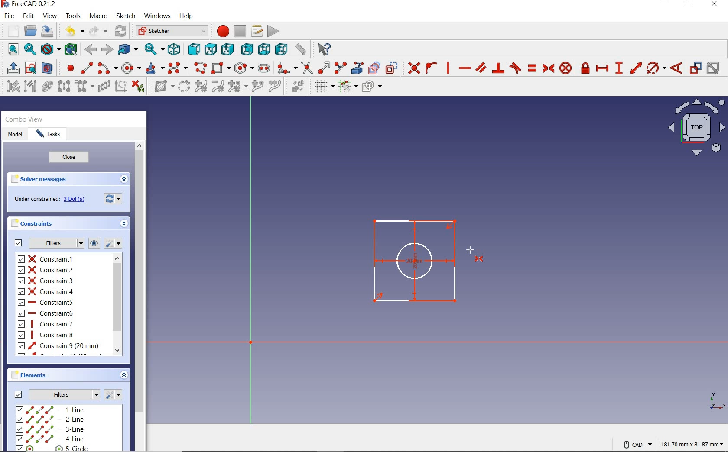 The height and width of the screenshot is (452, 728). Describe the element at coordinates (75, 199) in the screenshot. I see `under constrained: 3 Dof(s)` at that location.